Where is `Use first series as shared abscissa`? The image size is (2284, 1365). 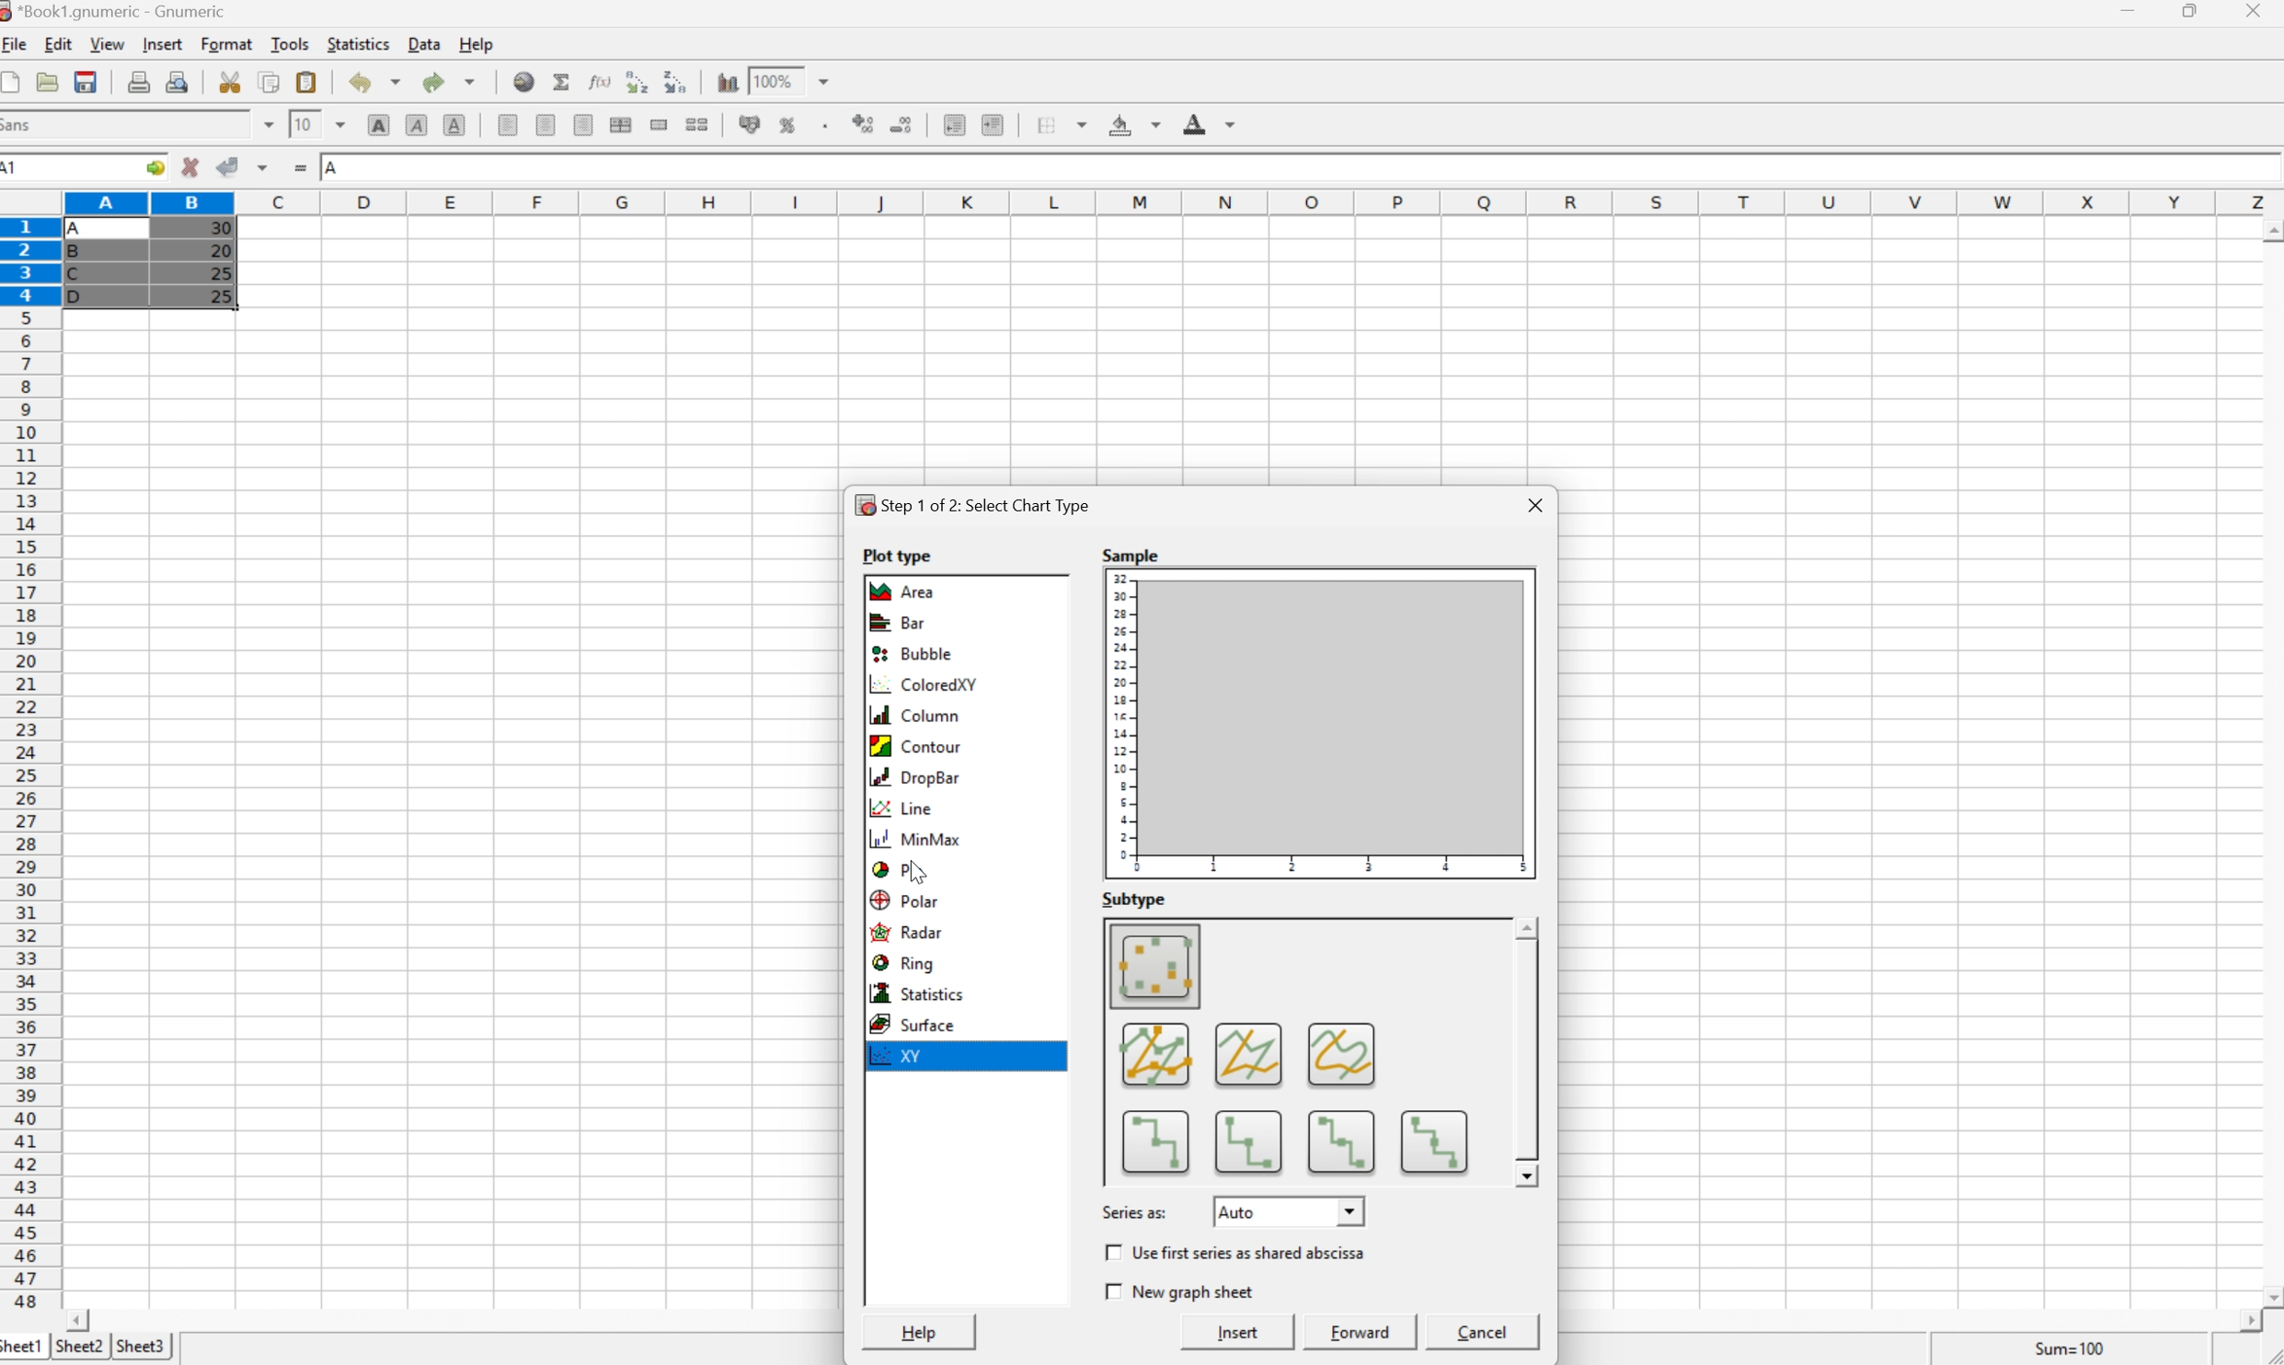
Use first series as shared abscissa is located at coordinates (1251, 1252).